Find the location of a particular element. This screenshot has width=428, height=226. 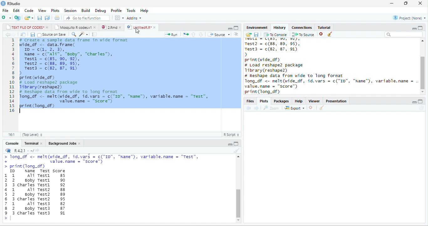

RStudio is located at coordinates (14, 4).